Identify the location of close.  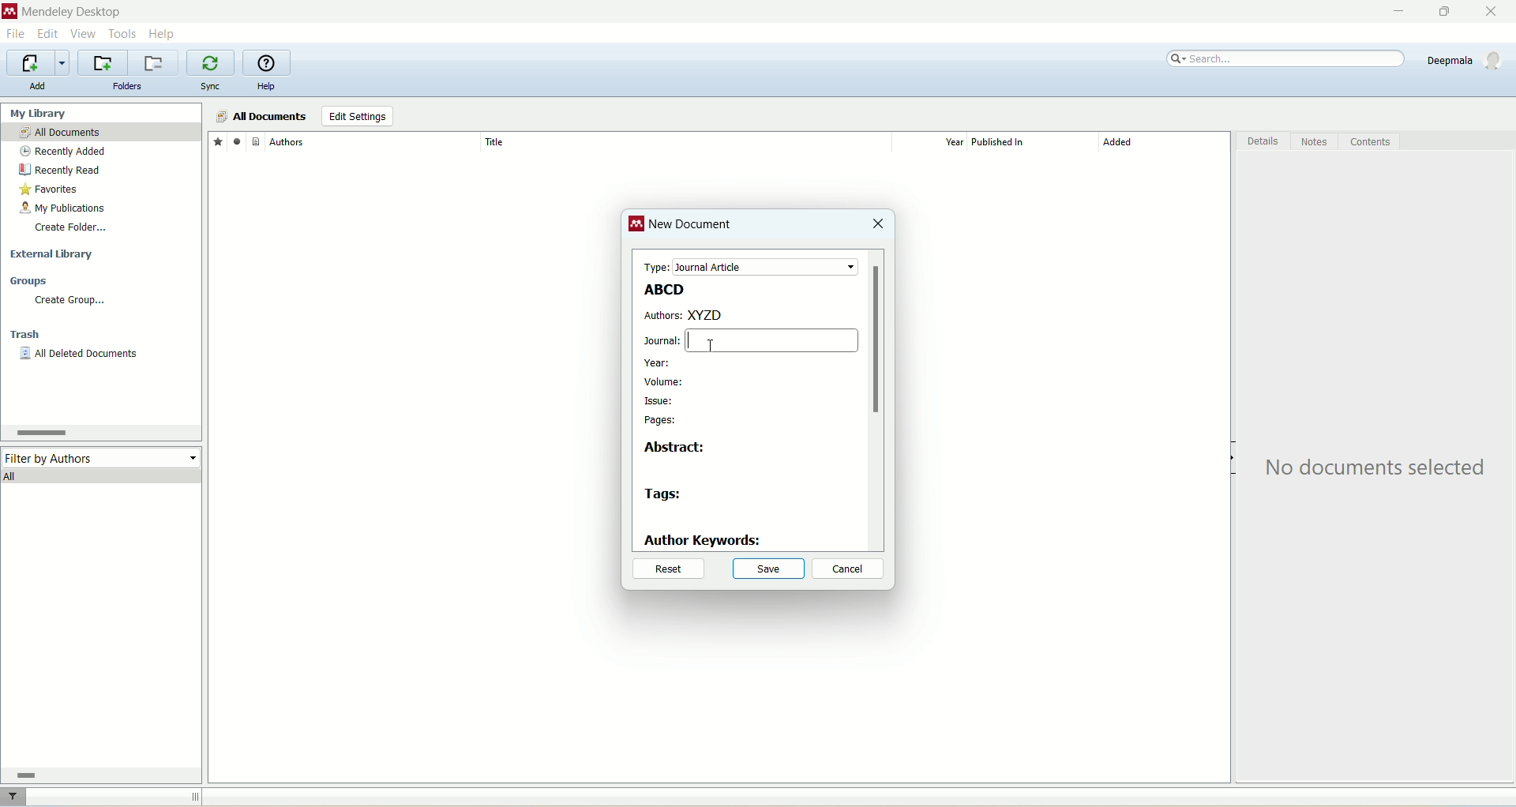
(877, 225).